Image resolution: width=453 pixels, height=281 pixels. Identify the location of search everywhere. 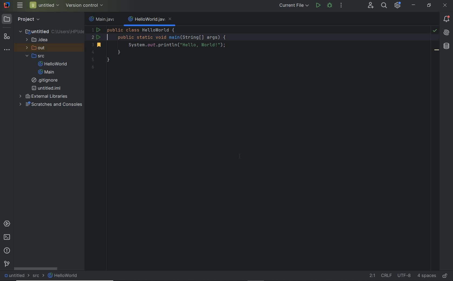
(384, 5).